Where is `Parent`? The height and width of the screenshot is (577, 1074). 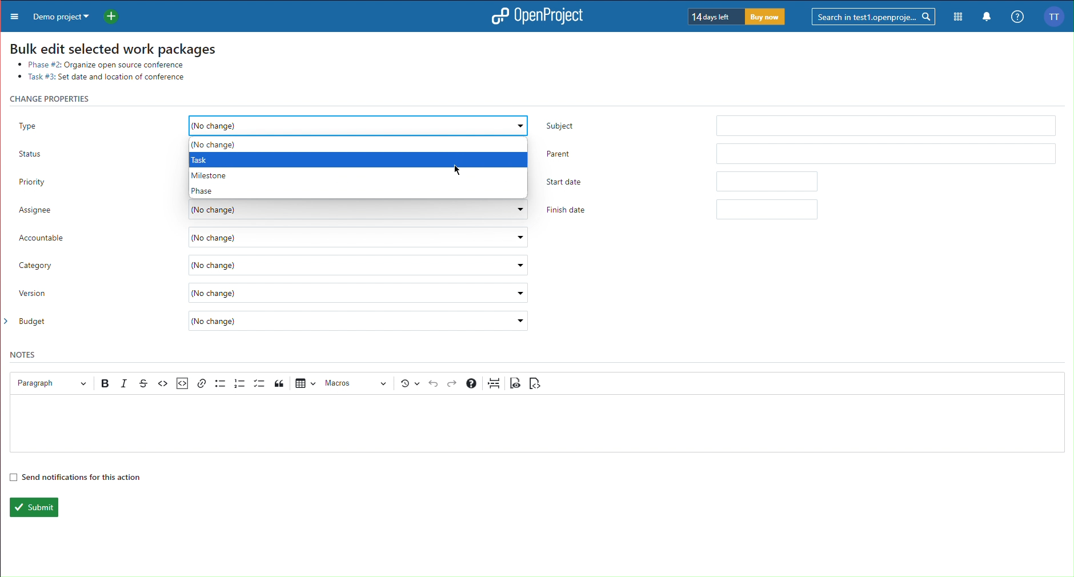
Parent is located at coordinates (802, 151).